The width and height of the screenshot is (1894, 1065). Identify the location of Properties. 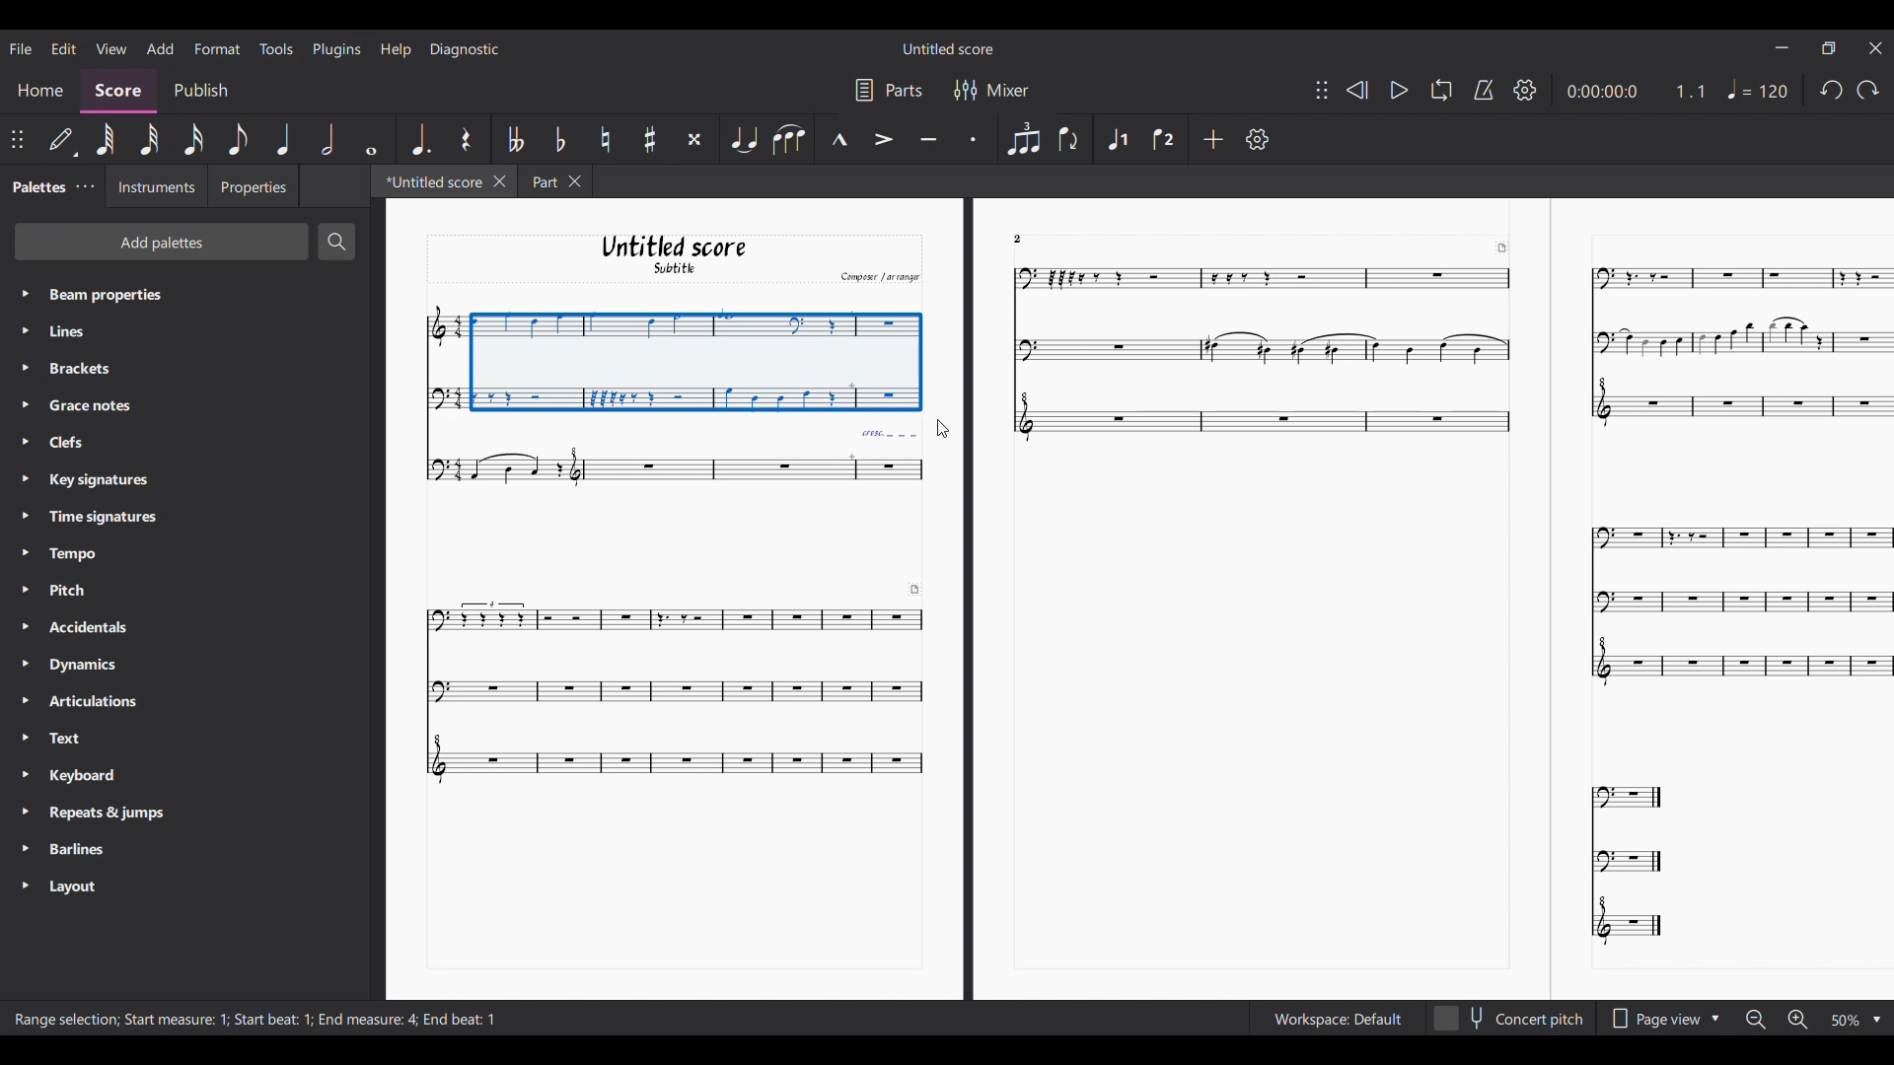
(253, 185).